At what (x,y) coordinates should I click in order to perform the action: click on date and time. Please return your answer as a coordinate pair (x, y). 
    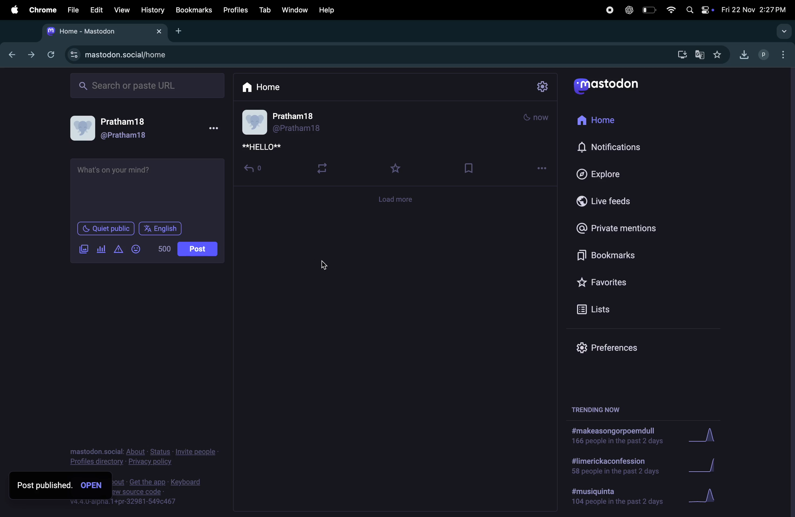
    Looking at the image, I should click on (754, 9).